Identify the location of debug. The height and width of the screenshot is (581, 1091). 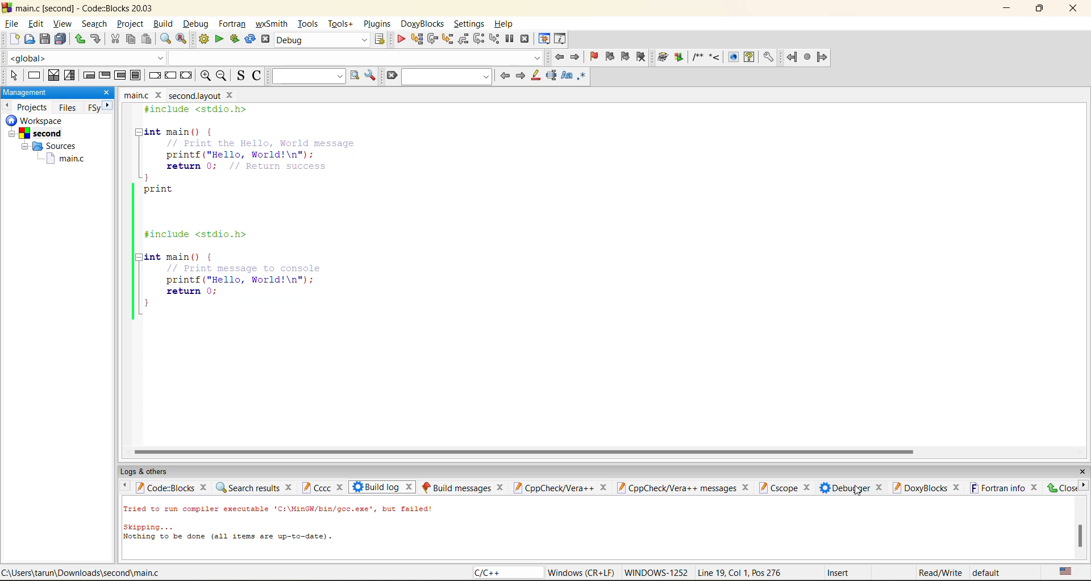
(401, 39).